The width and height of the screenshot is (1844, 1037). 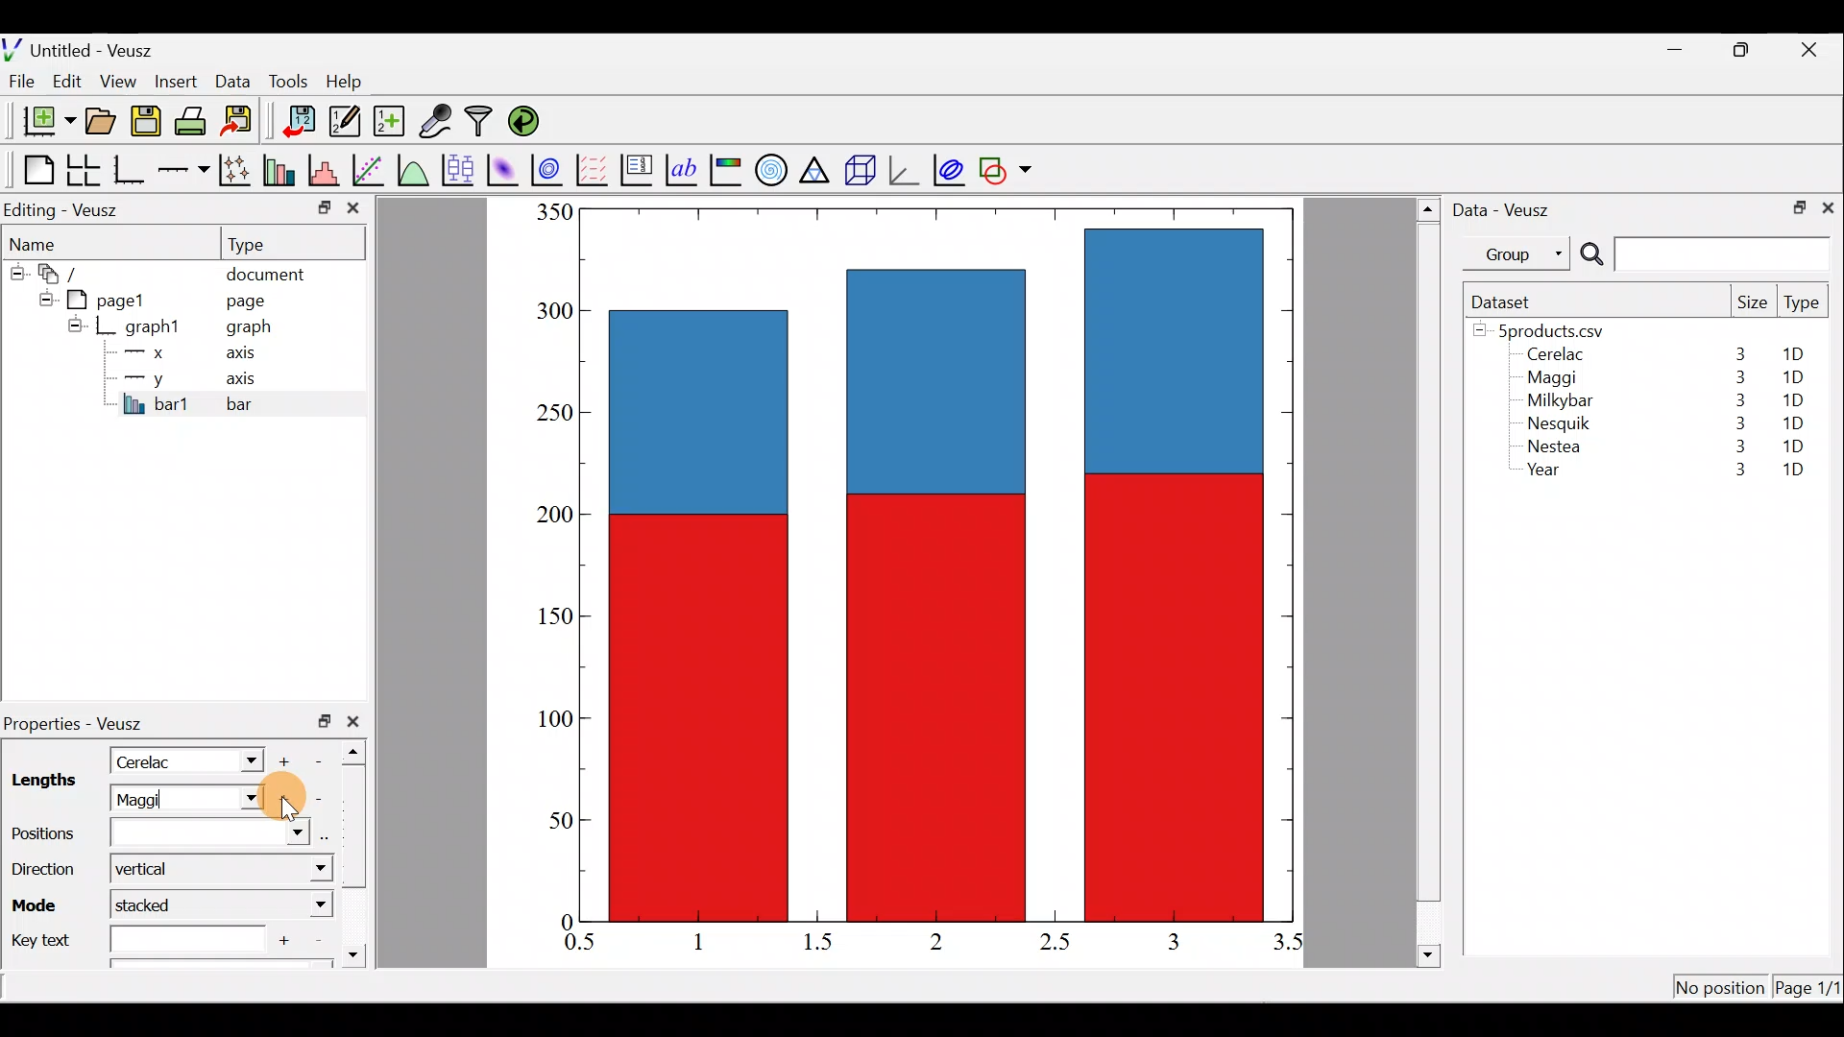 What do you see at coordinates (1730, 471) in the screenshot?
I see `3` at bounding box center [1730, 471].